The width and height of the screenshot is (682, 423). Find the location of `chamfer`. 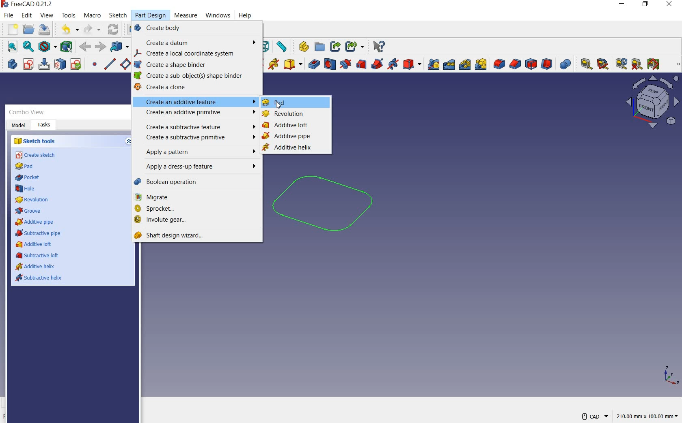

chamfer is located at coordinates (515, 64).